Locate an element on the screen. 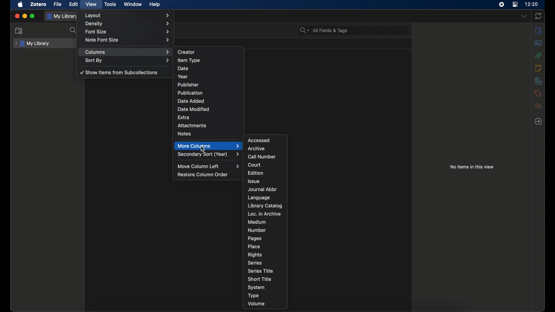 The image size is (555, 312). dropdown is located at coordinates (525, 16).